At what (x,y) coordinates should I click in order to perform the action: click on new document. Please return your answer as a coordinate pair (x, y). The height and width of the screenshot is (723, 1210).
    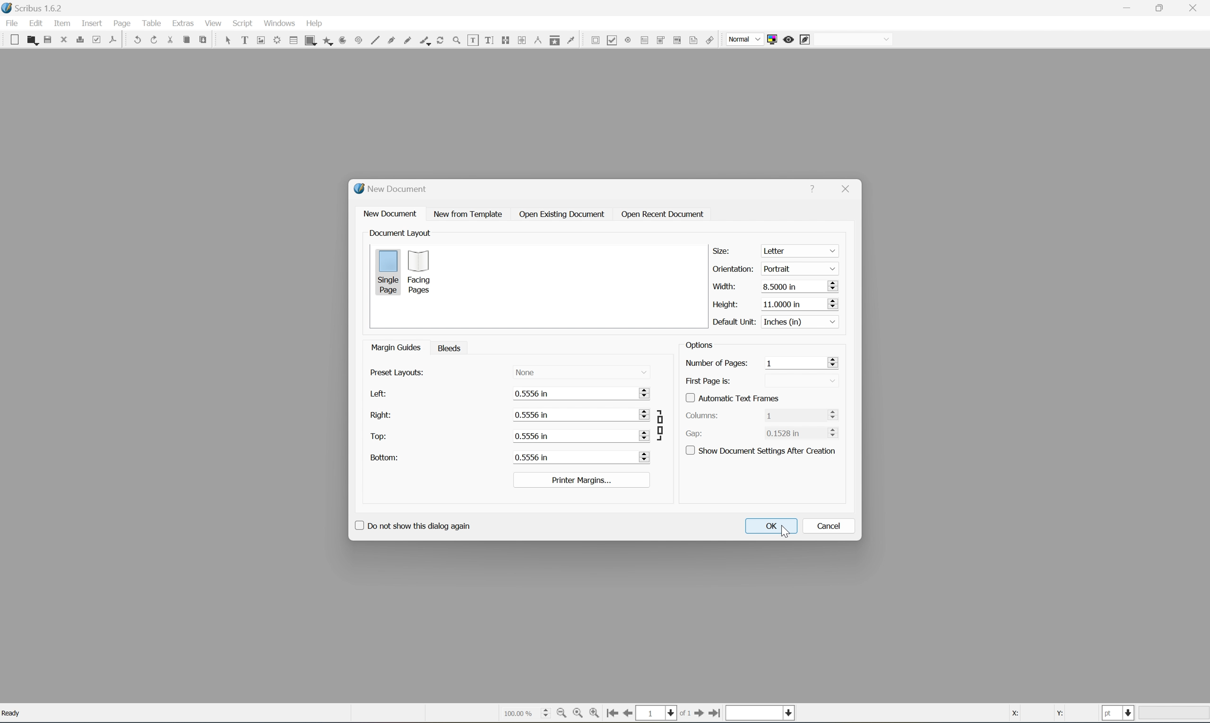
    Looking at the image, I should click on (389, 212).